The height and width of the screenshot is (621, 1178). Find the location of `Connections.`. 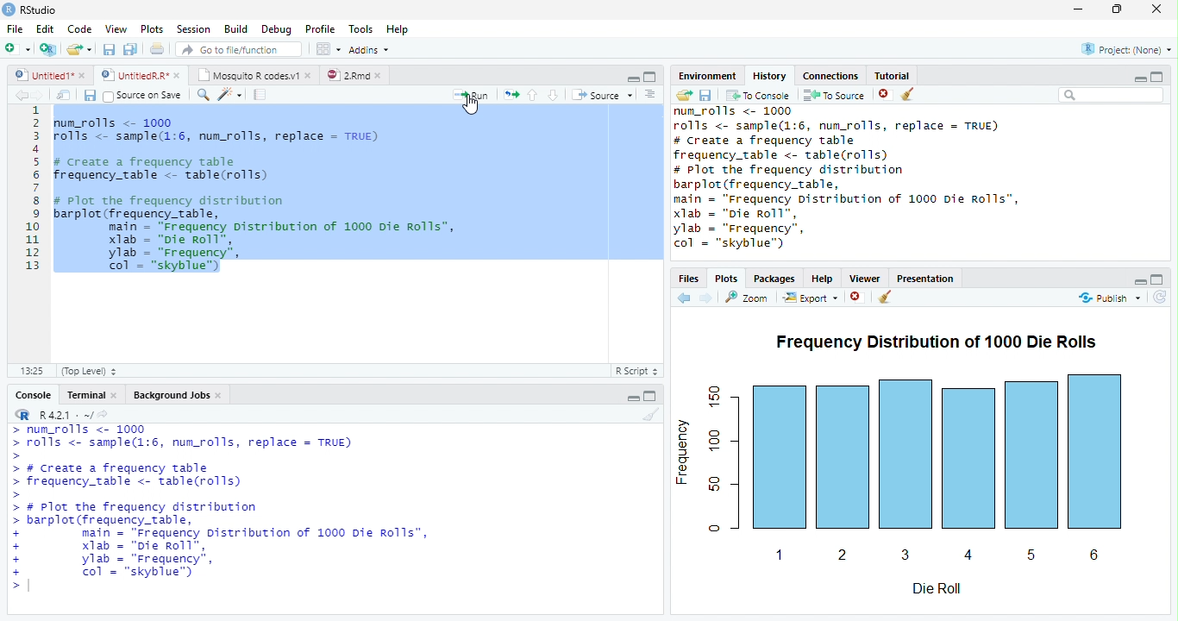

Connections. is located at coordinates (830, 75).